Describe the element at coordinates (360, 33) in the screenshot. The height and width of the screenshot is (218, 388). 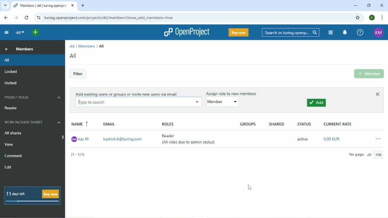
I see `Help` at that location.